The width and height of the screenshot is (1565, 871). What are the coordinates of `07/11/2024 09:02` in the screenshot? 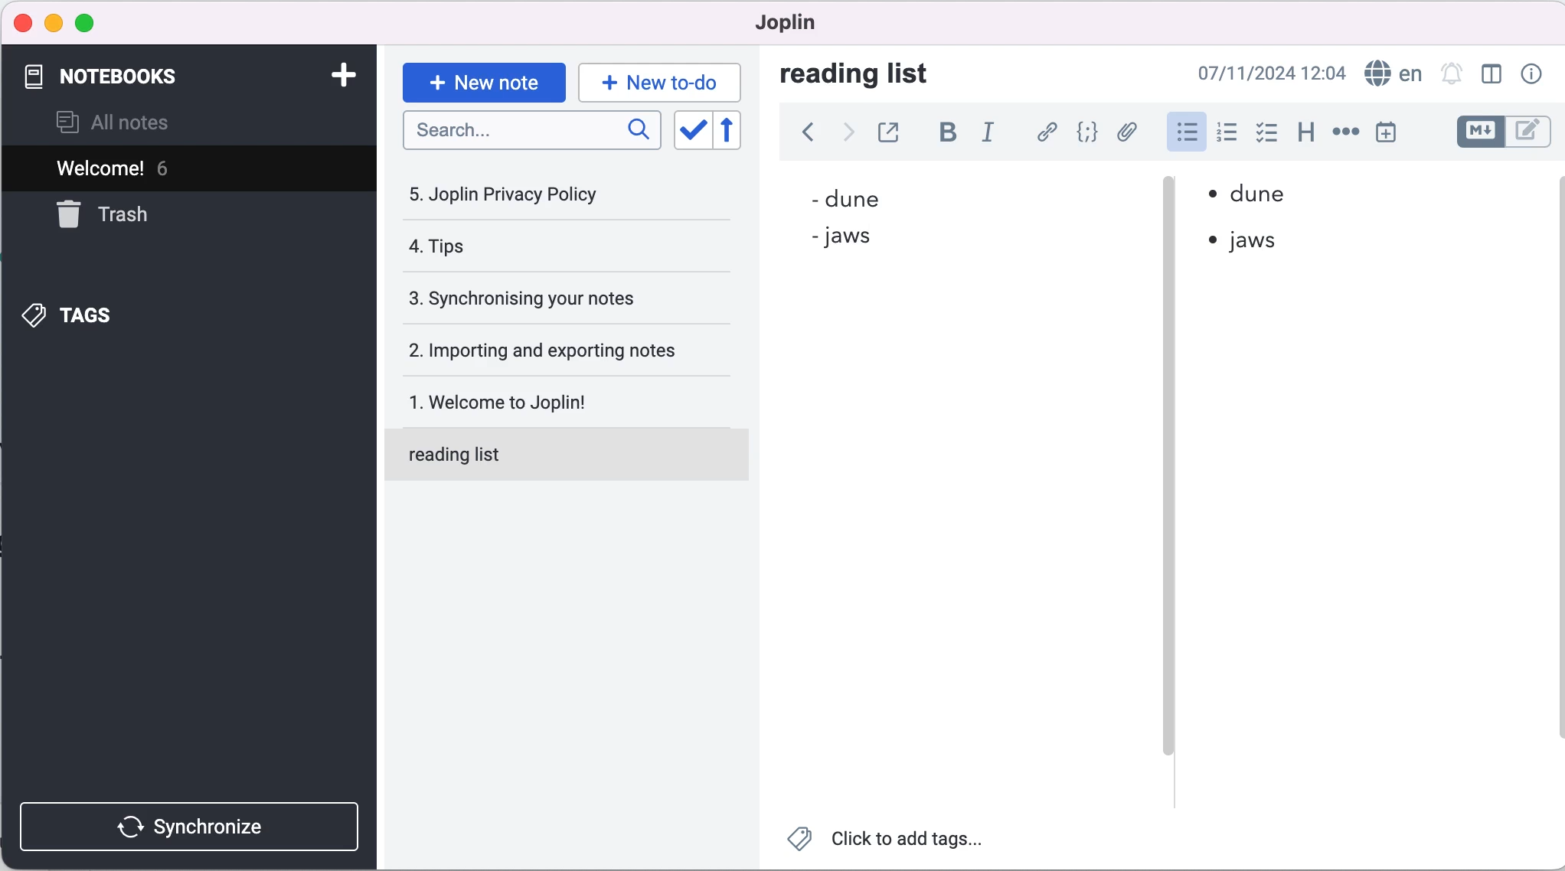 It's located at (1266, 73).